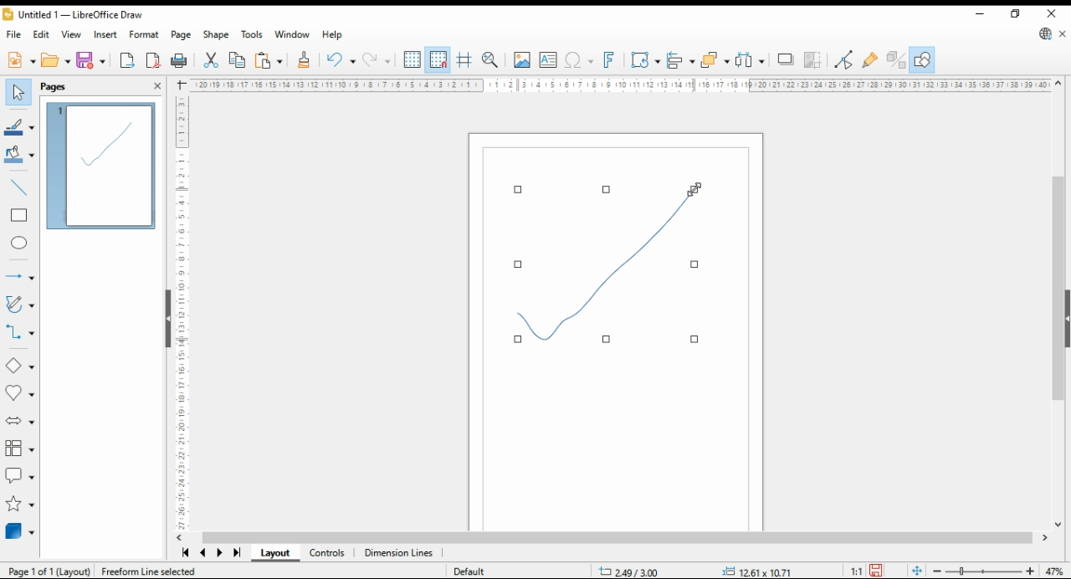 This screenshot has height=579, width=1071. What do you see at coordinates (813, 59) in the screenshot?
I see `crop image` at bounding box center [813, 59].